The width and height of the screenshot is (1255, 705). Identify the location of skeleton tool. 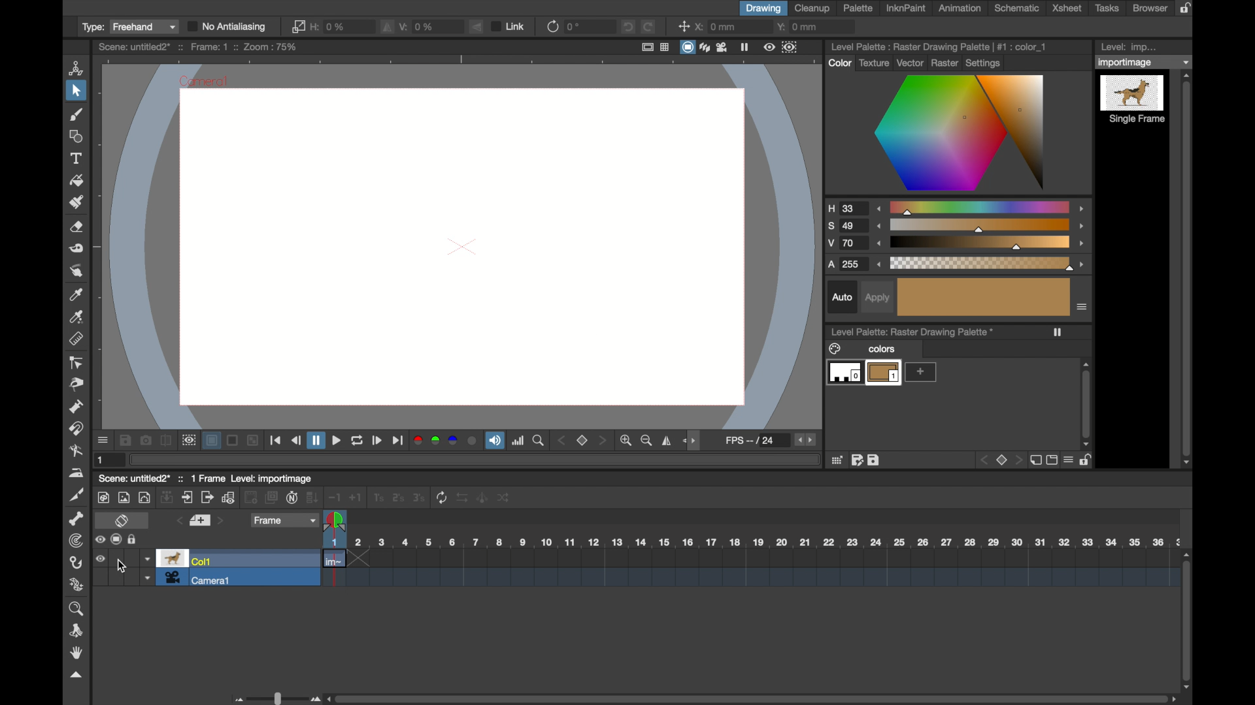
(77, 518).